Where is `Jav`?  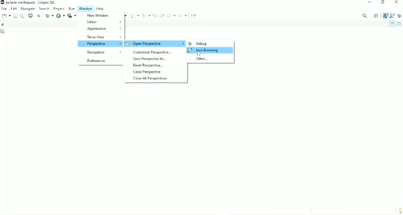
Jav is located at coordinates (385, 16).